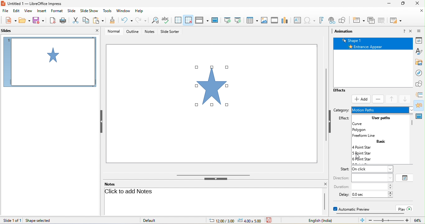 This screenshot has width=425, height=224. I want to click on effect, so click(342, 119).